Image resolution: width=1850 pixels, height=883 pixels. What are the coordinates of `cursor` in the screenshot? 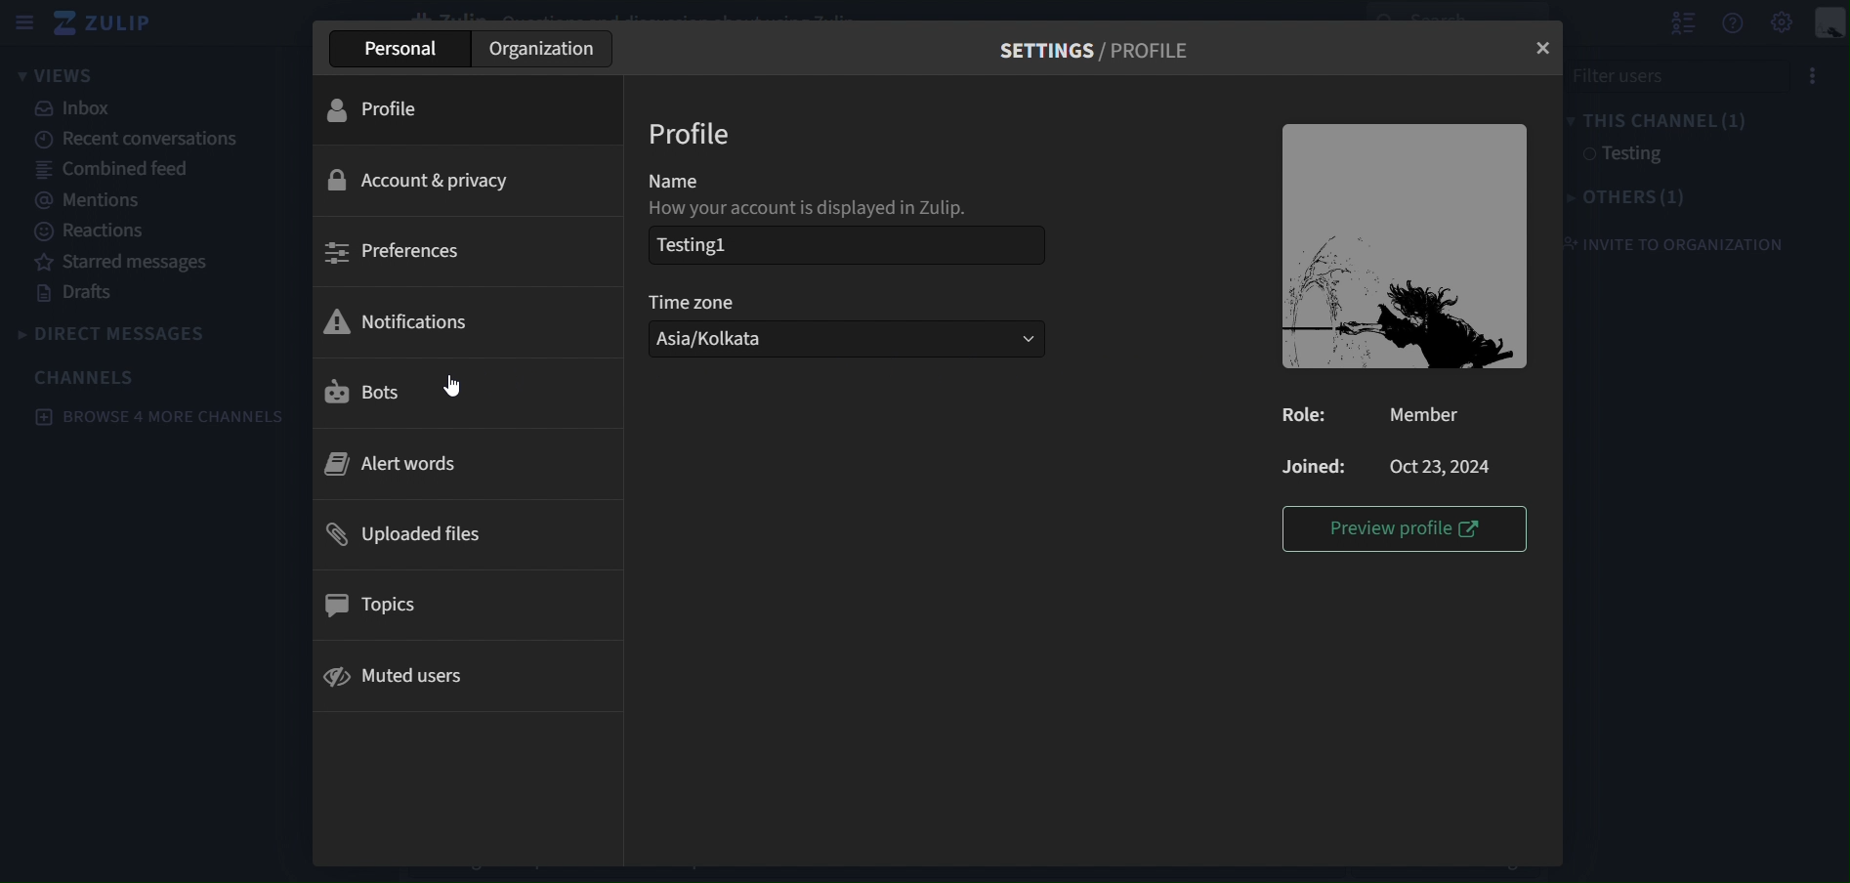 It's located at (451, 384).